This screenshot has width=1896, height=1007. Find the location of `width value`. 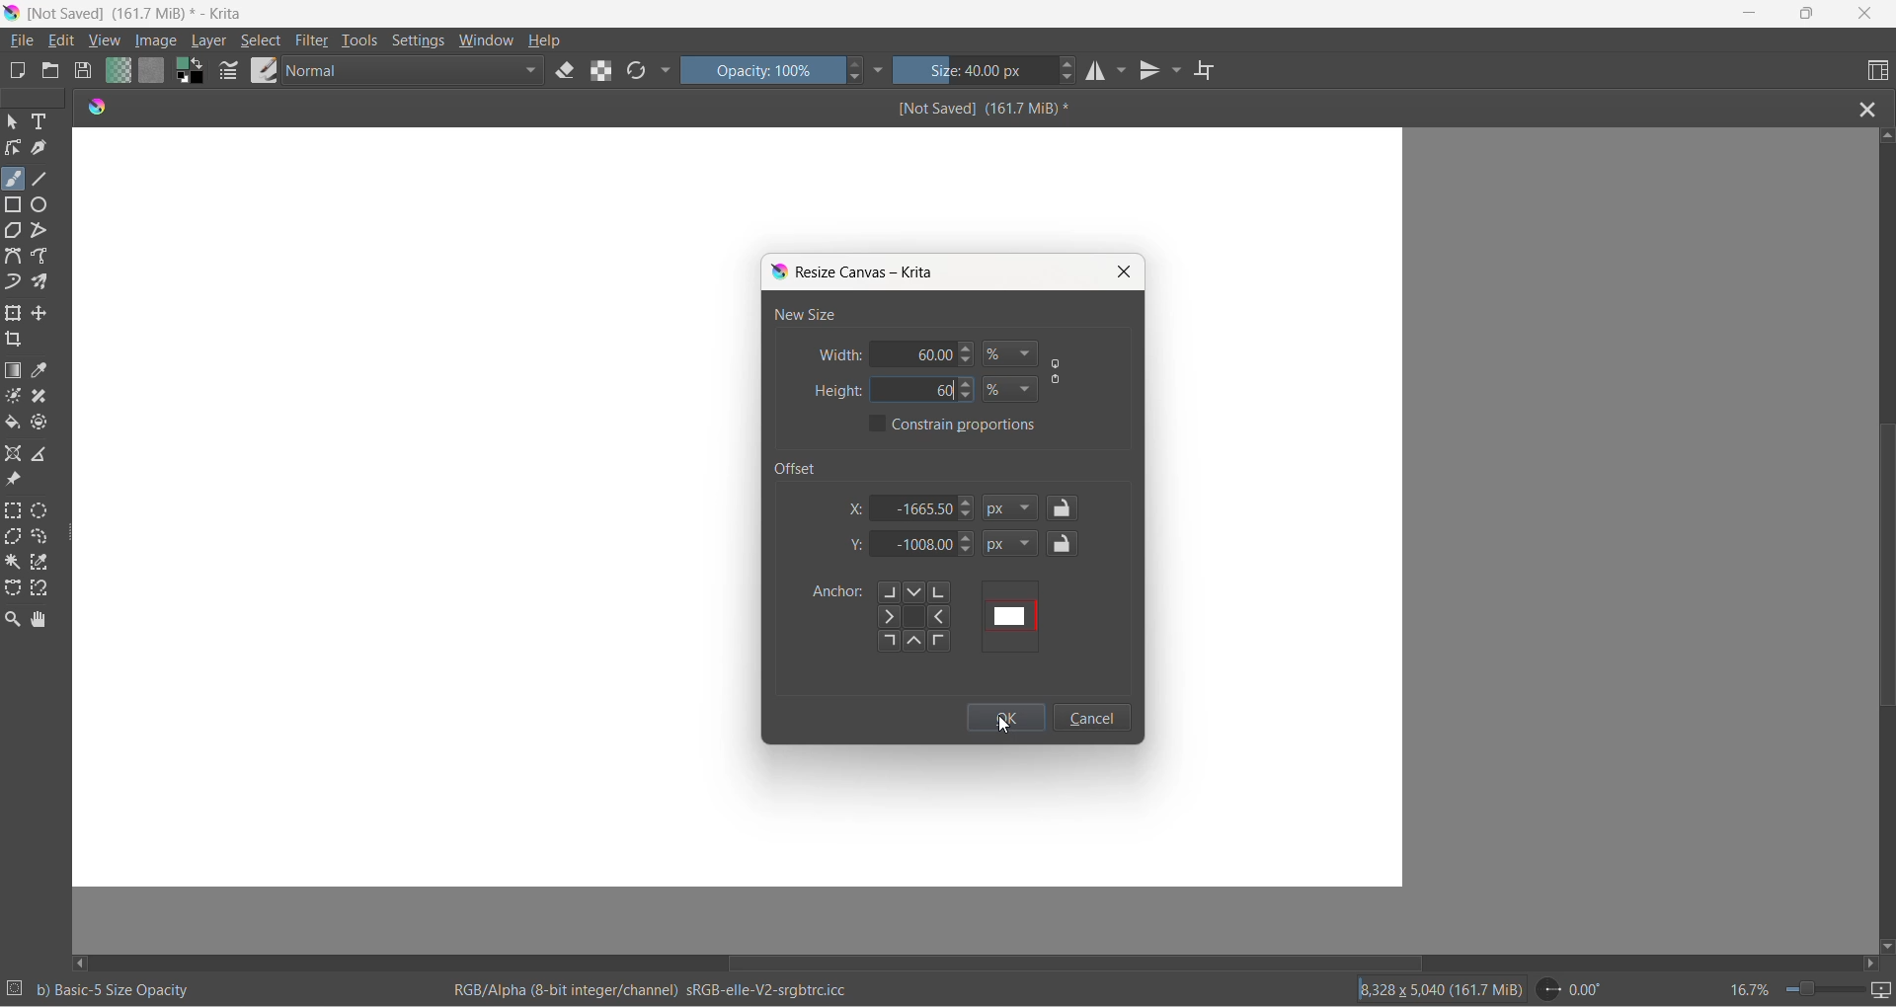

width value is located at coordinates (945, 353).